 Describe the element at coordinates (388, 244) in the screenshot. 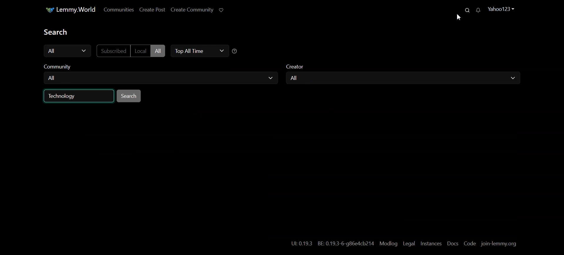

I see `Modlog` at that location.